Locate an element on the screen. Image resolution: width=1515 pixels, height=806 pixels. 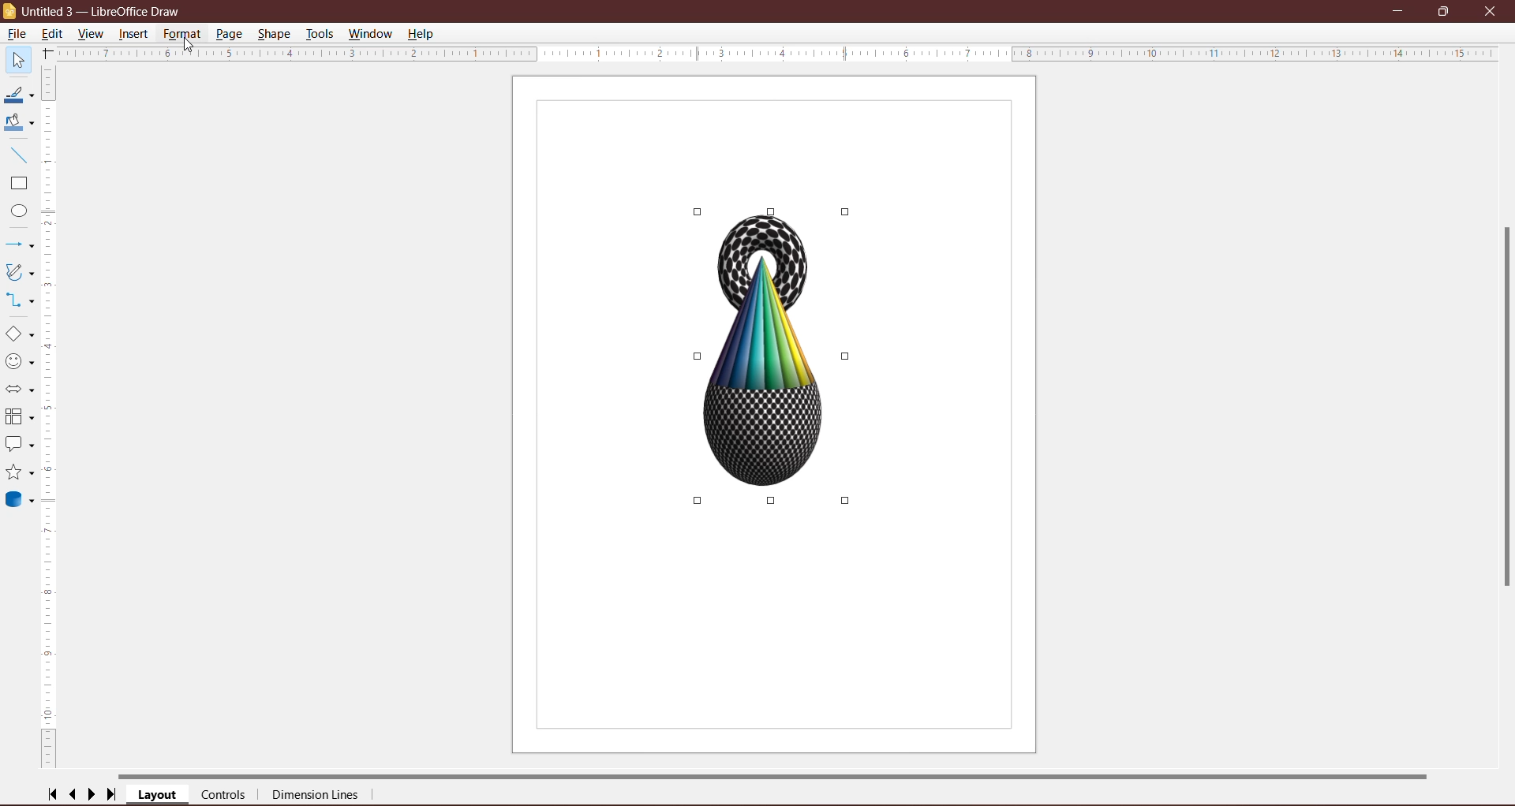
Rectangle is located at coordinates (18, 184).